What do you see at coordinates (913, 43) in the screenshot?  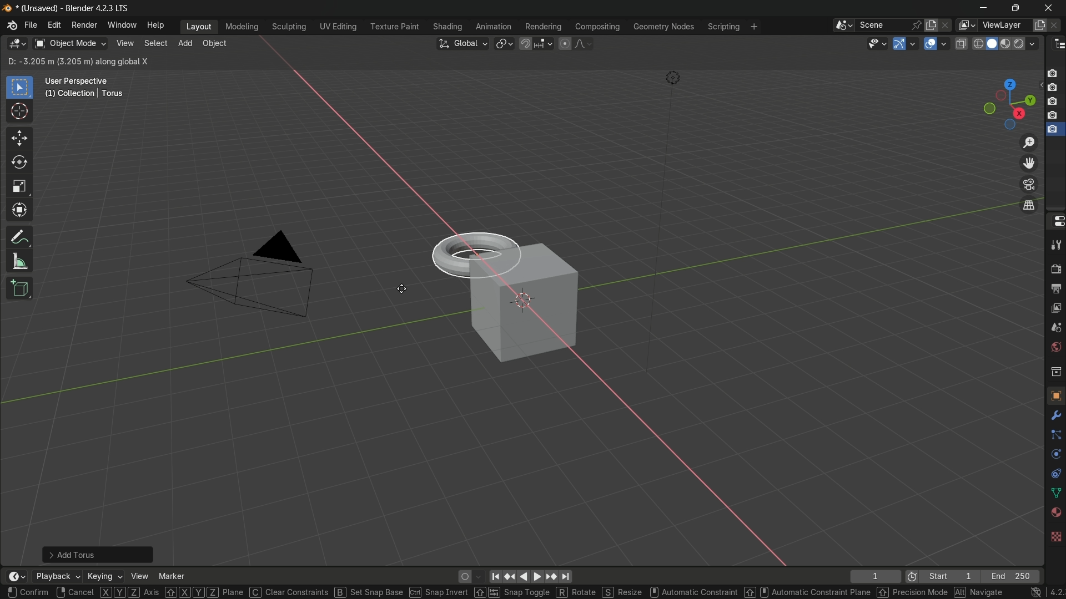 I see `gizmos` at bounding box center [913, 43].